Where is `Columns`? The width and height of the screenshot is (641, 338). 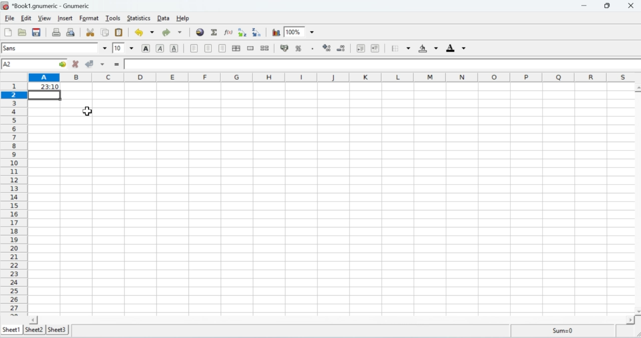 Columns is located at coordinates (335, 77).